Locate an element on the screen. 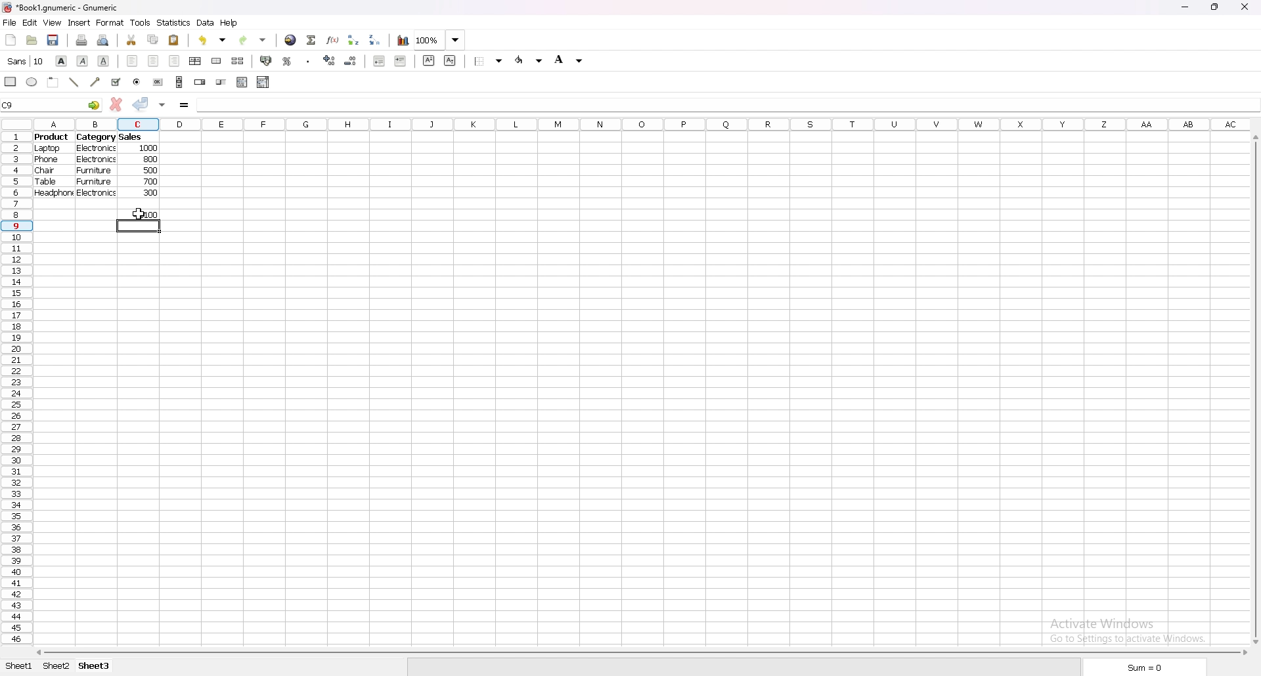 This screenshot has width=1261, height=676. selected cell is located at coordinates (53, 104).